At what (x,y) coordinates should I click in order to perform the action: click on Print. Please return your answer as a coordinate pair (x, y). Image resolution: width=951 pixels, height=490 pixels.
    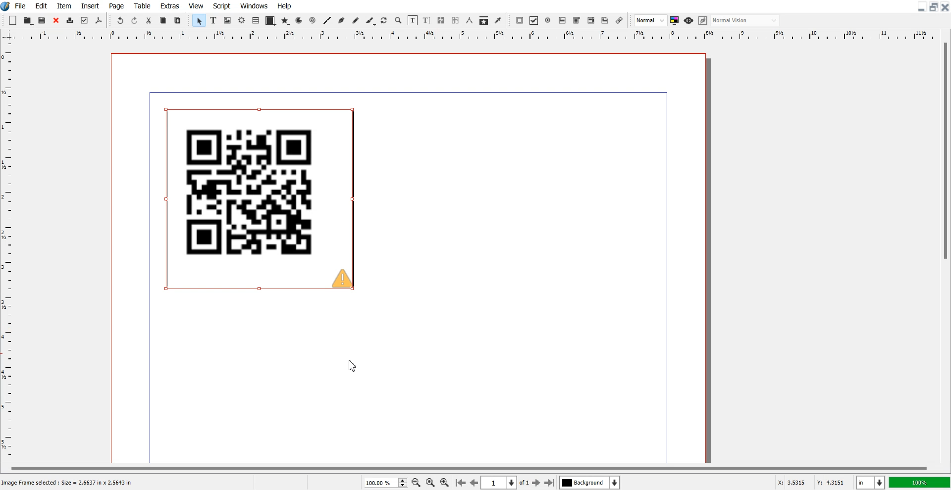
    Looking at the image, I should click on (70, 20).